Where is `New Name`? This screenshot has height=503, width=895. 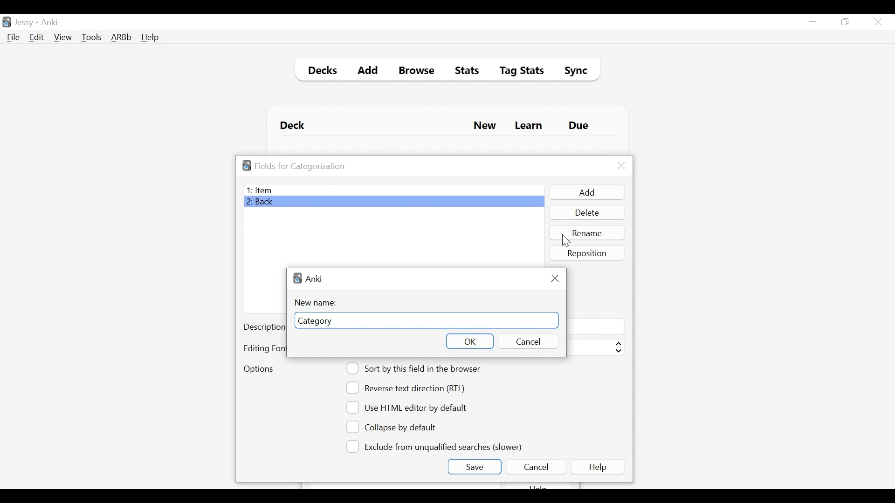 New Name is located at coordinates (318, 303).